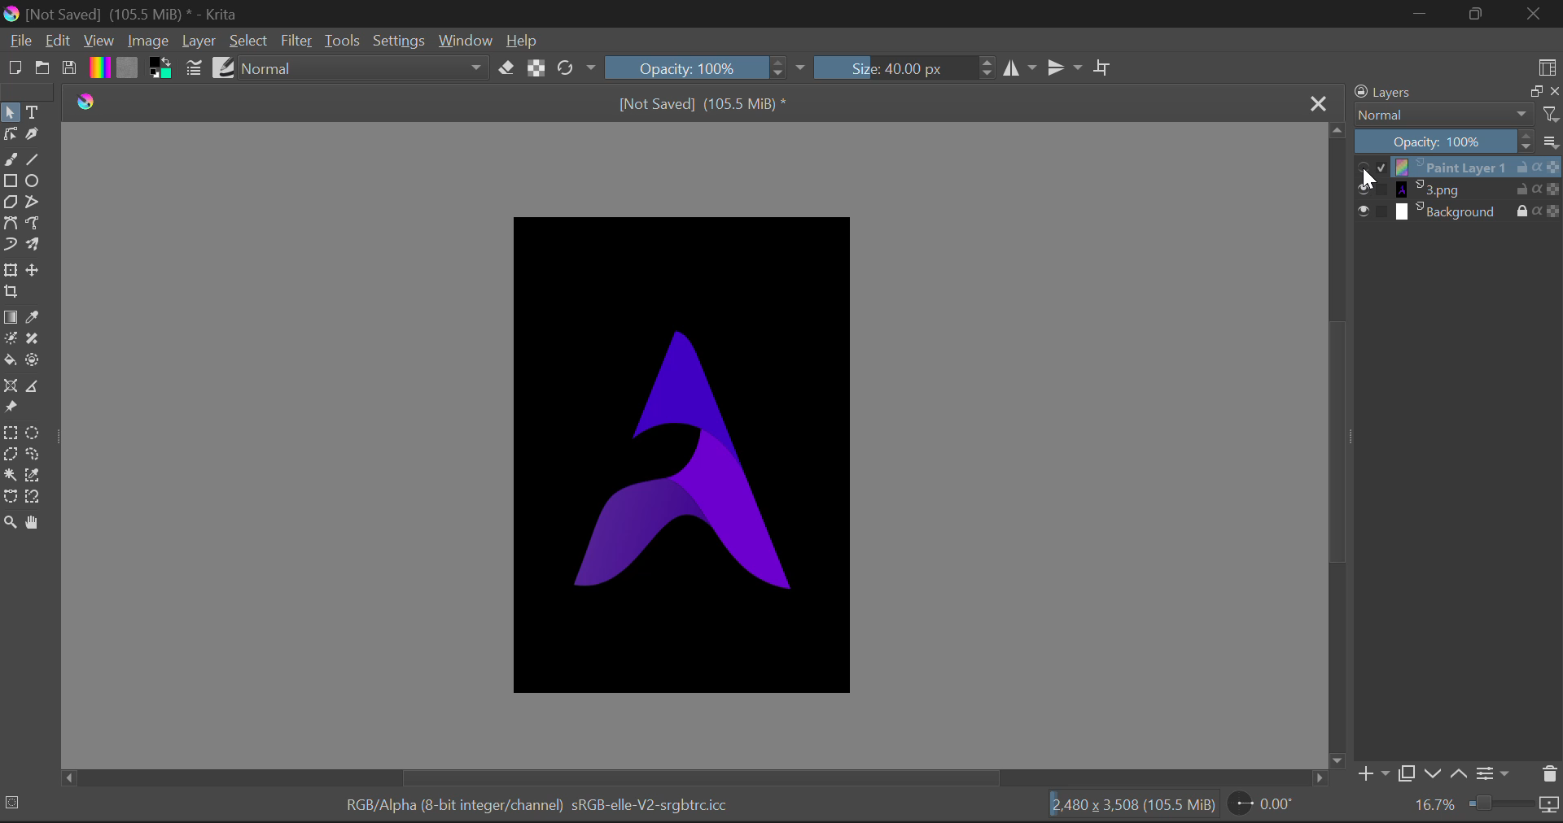  Describe the element at coordinates (1062, 67) in the screenshot. I see `Horizontal Mirror Flip` at that location.